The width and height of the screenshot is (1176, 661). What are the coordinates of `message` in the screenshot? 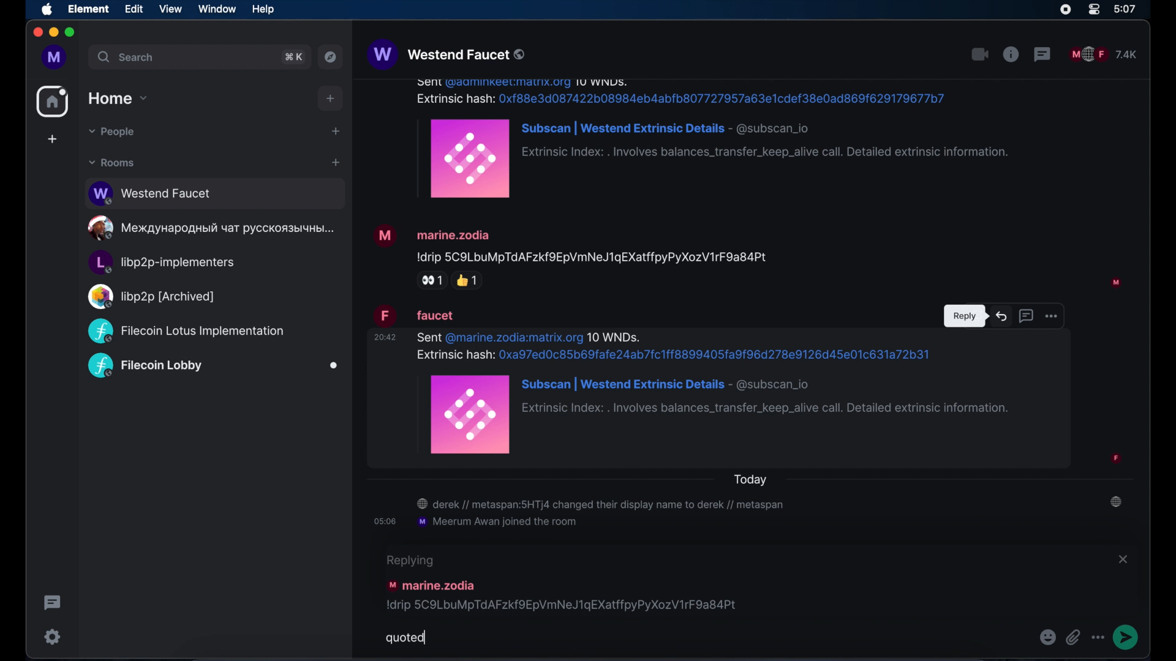 It's located at (750, 408).